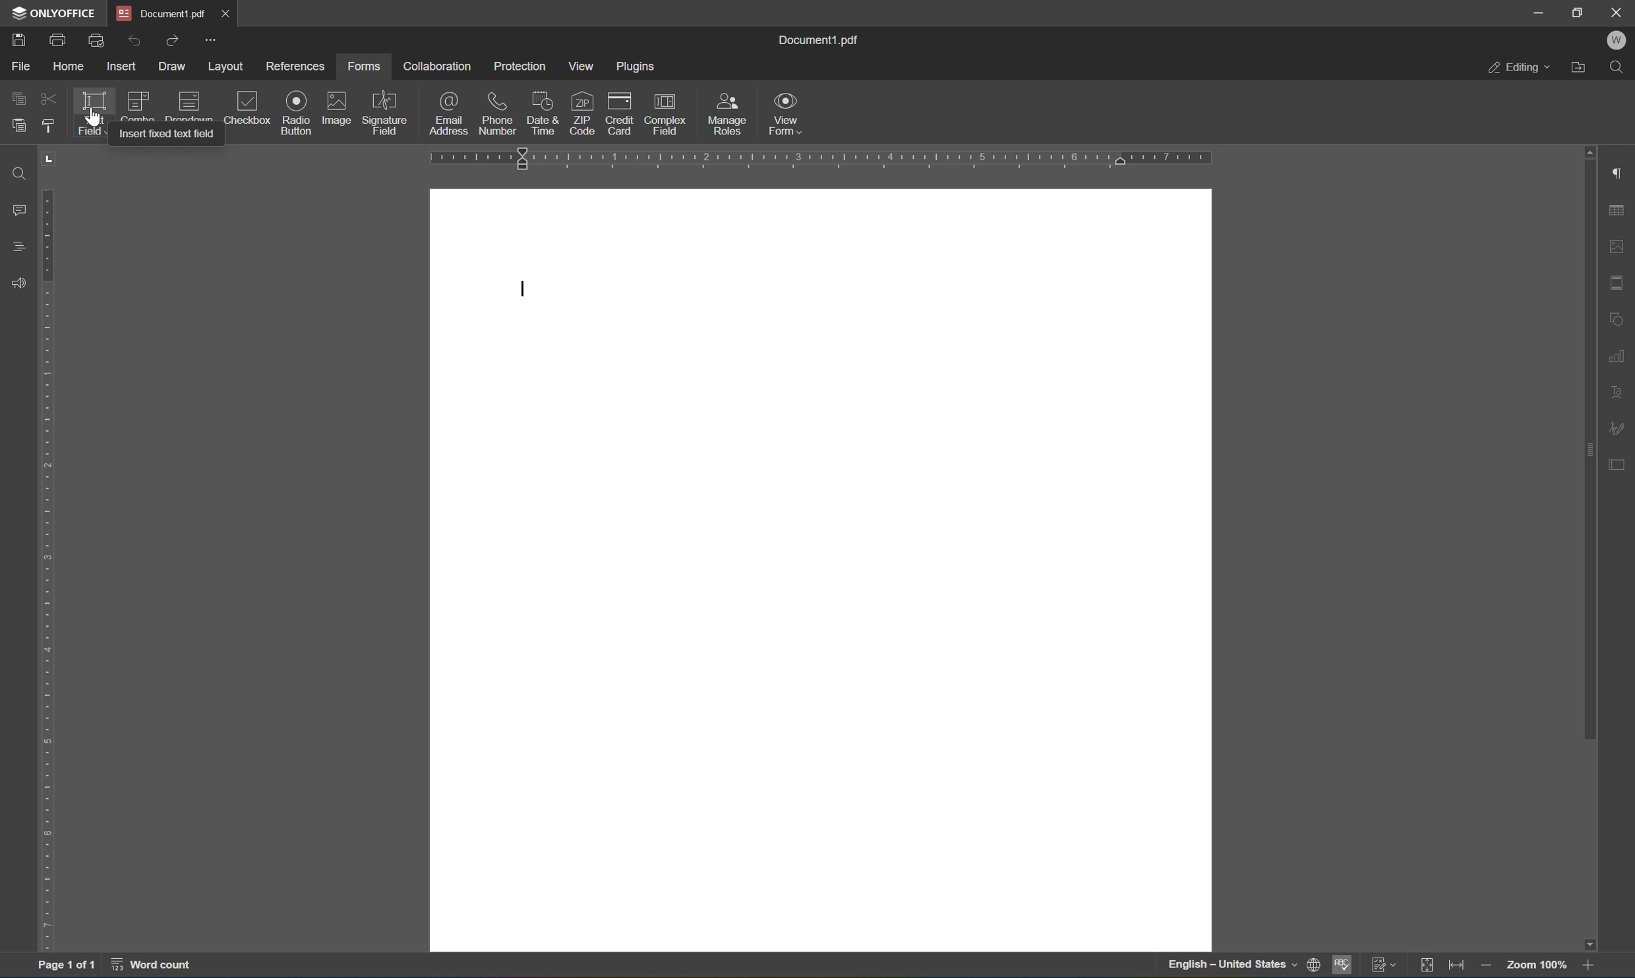 The height and width of the screenshot is (978, 1635). I want to click on document1.pdf, so click(816, 40).